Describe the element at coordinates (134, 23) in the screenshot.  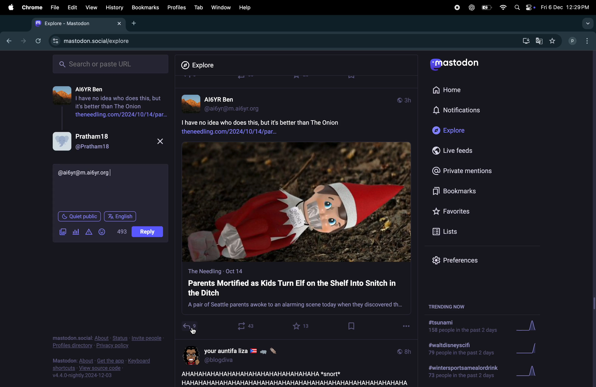
I see `add tab` at that location.